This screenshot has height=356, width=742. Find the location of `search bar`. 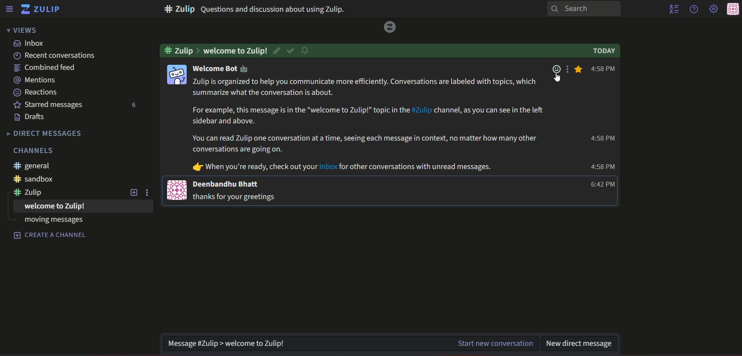

search bar is located at coordinates (586, 9).